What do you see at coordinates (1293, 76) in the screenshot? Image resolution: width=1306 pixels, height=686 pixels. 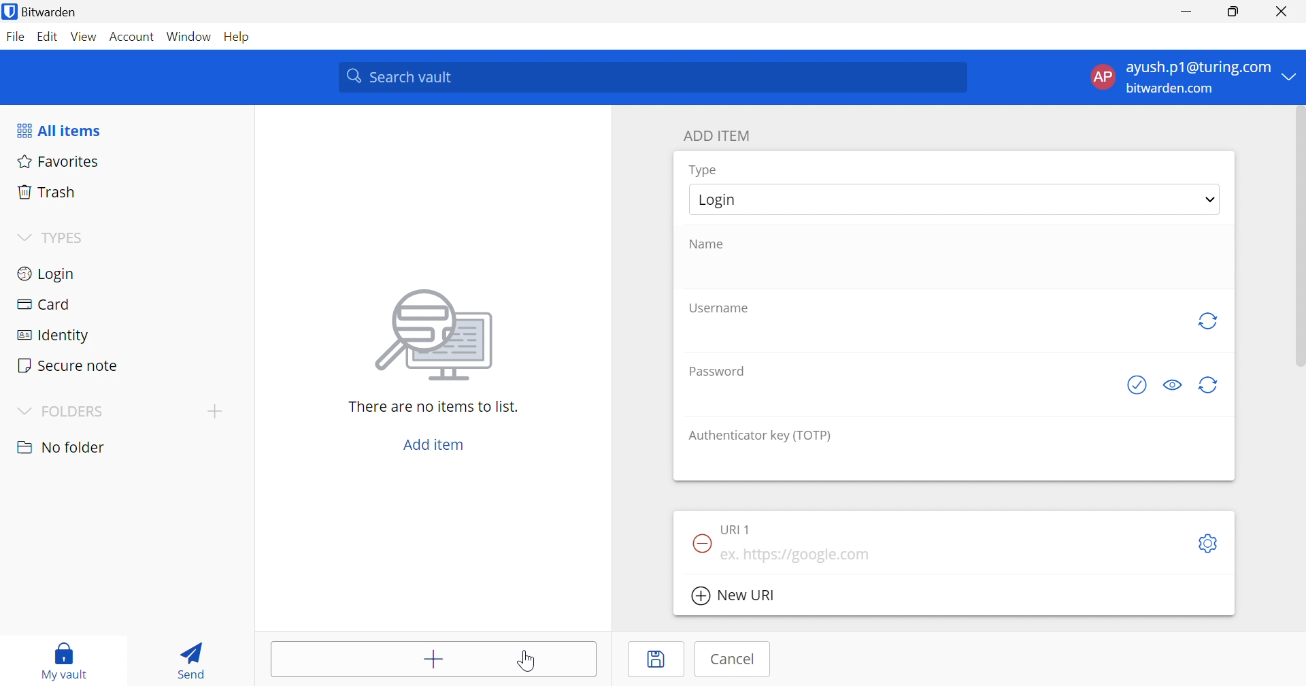 I see `Drop Down` at bounding box center [1293, 76].